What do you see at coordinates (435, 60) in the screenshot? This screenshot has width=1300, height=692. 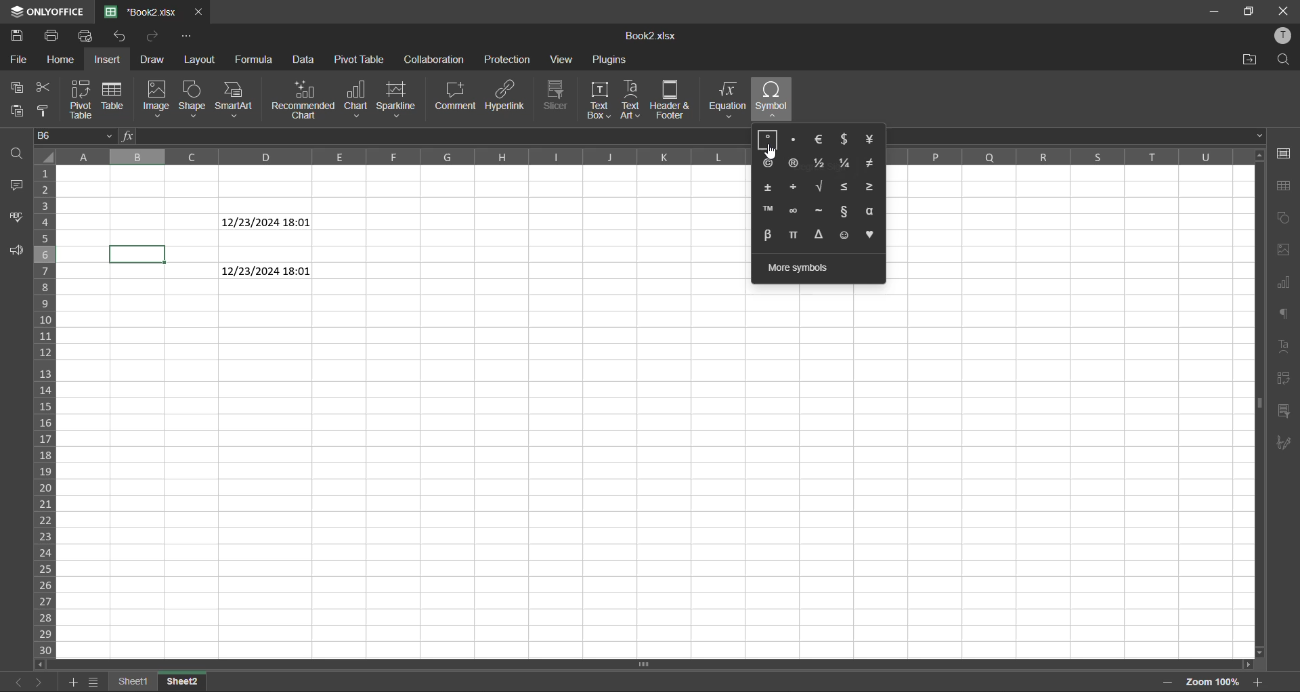 I see `collaboration` at bounding box center [435, 60].